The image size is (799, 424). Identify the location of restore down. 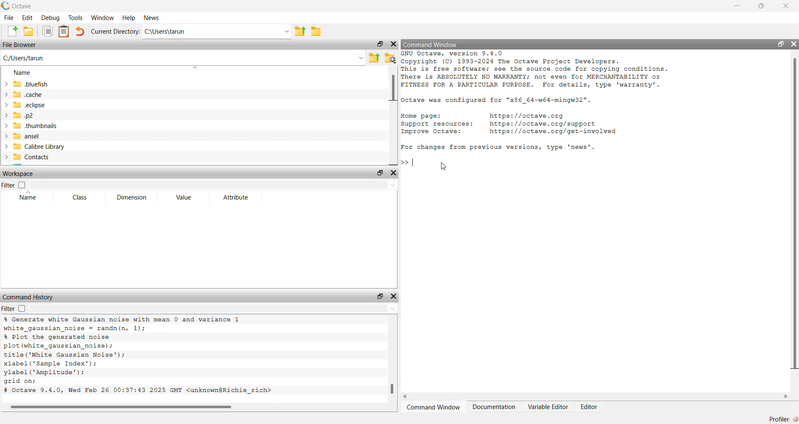
(761, 6).